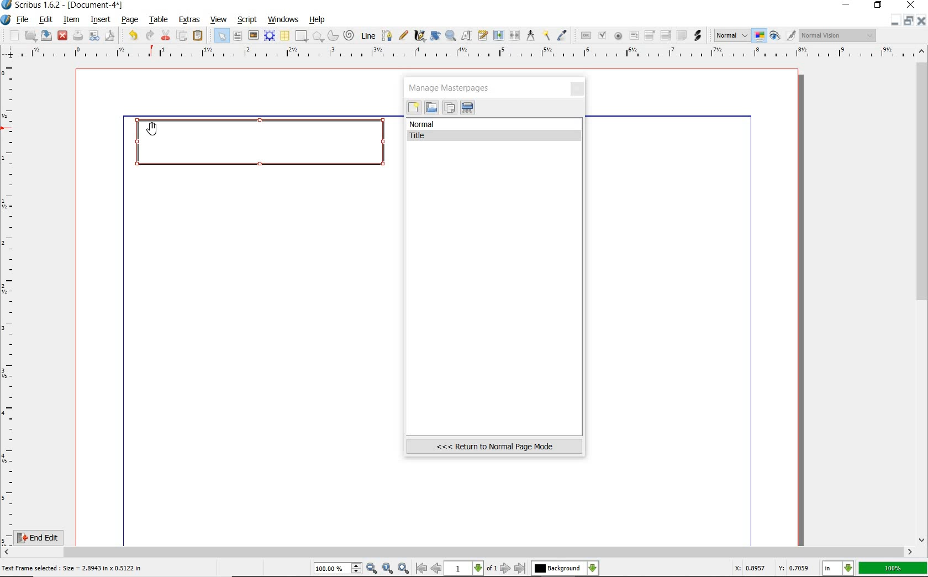  Describe the element at coordinates (922, 295) in the screenshot. I see `scrollbar` at that location.